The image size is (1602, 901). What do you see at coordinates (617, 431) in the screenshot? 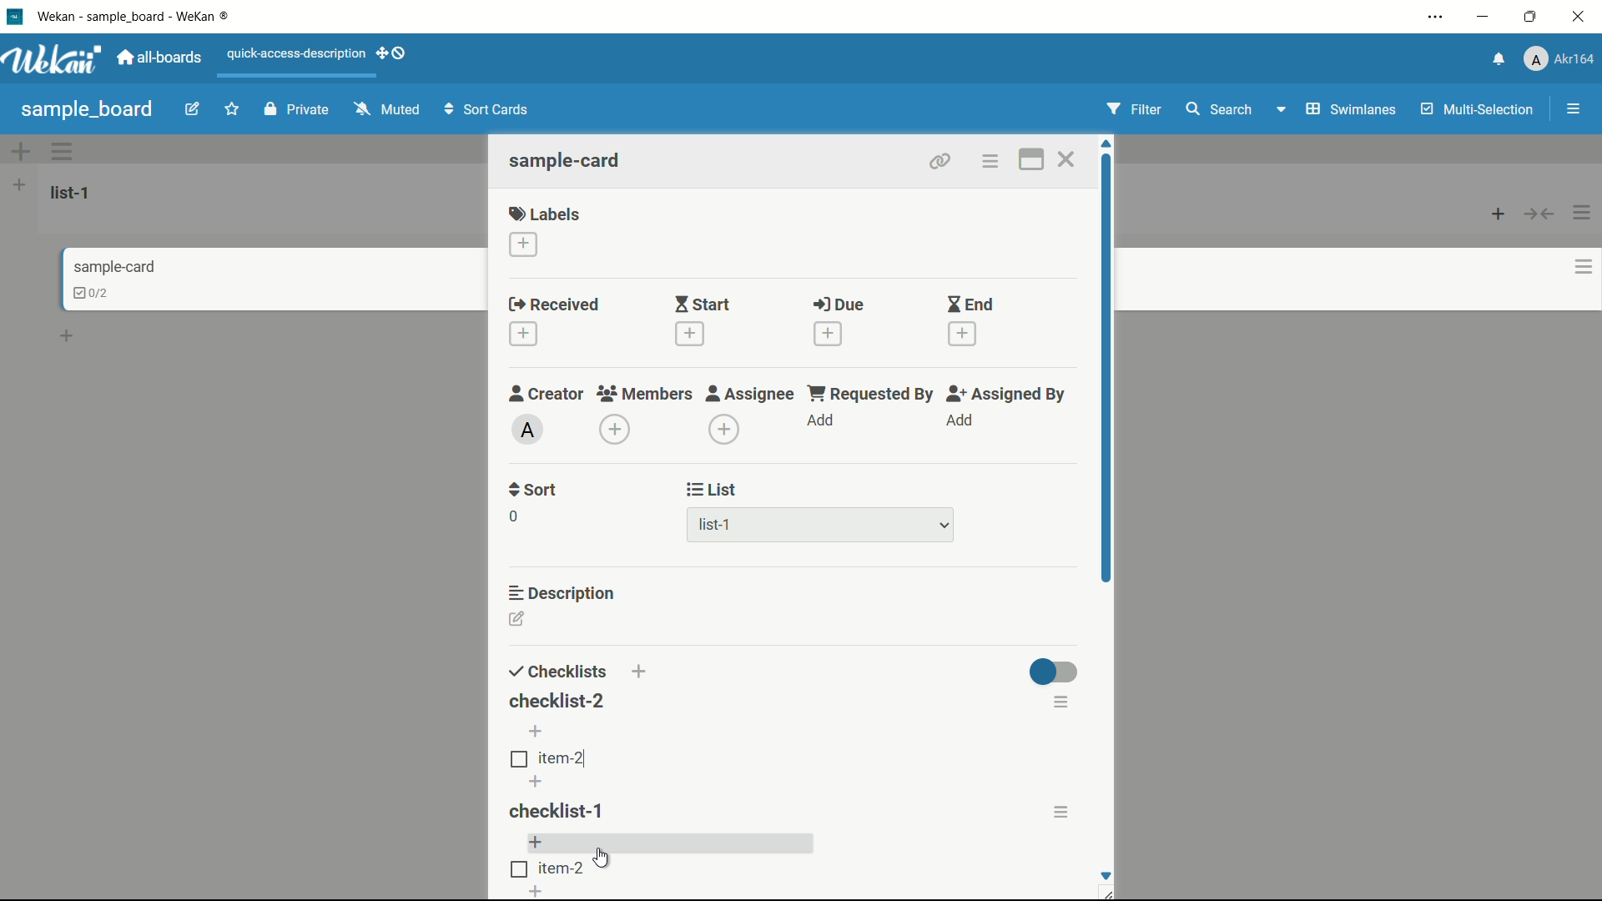
I see `add members` at bounding box center [617, 431].